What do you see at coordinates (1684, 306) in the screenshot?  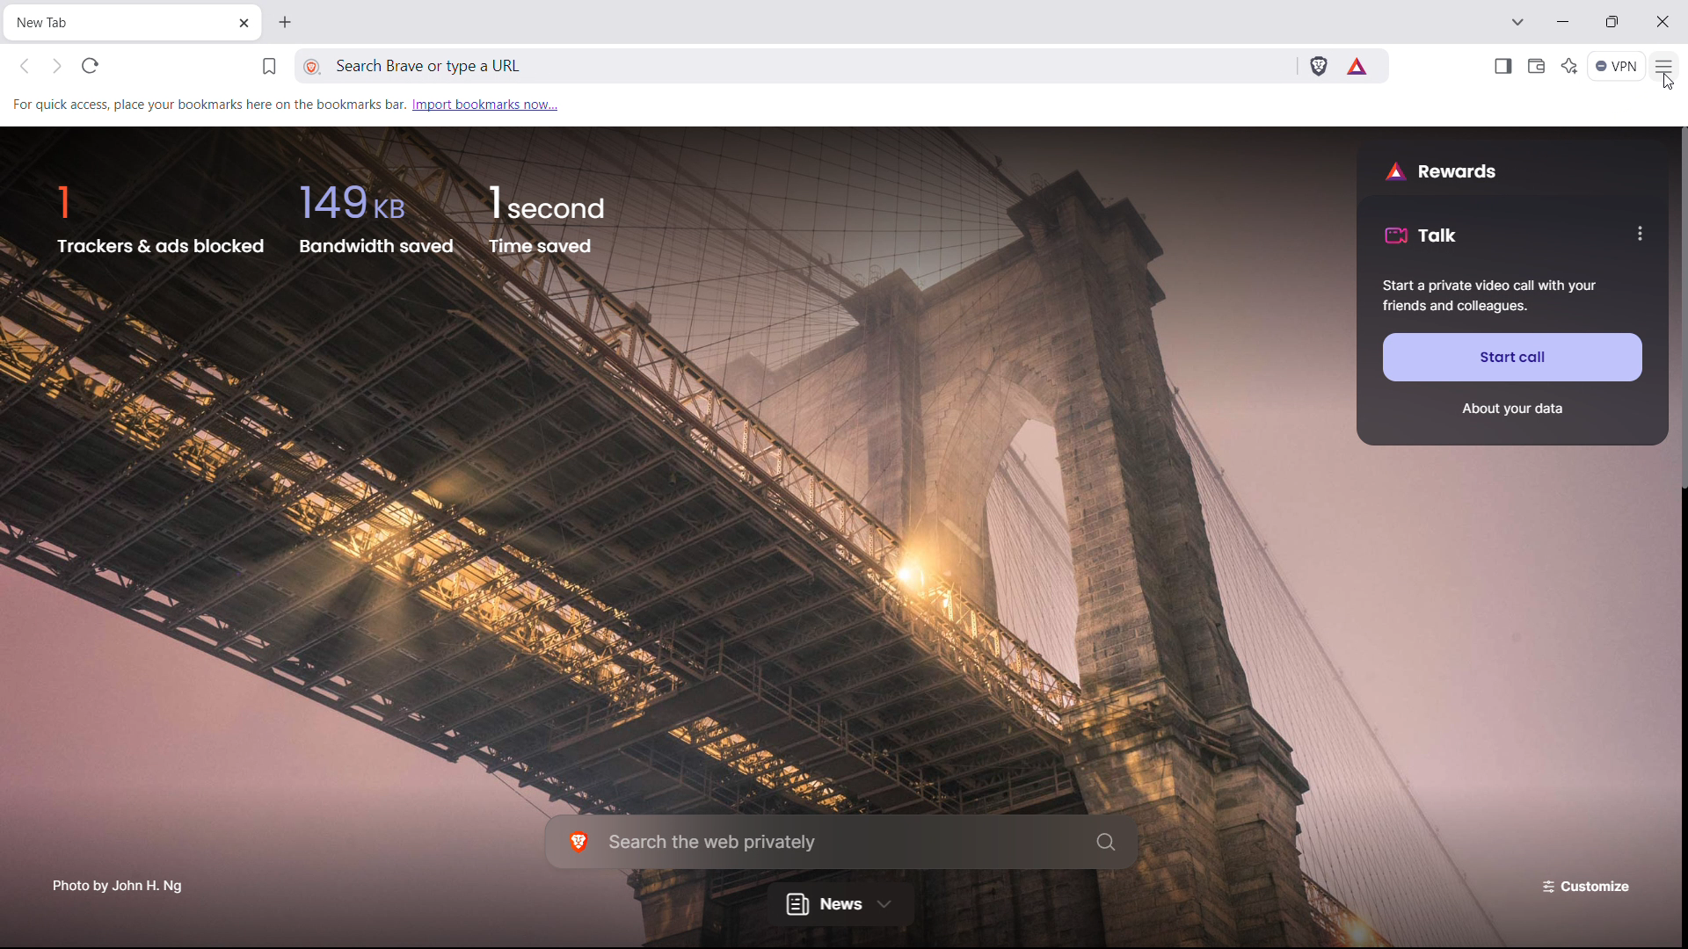 I see `scrollbar` at bounding box center [1684, 306].